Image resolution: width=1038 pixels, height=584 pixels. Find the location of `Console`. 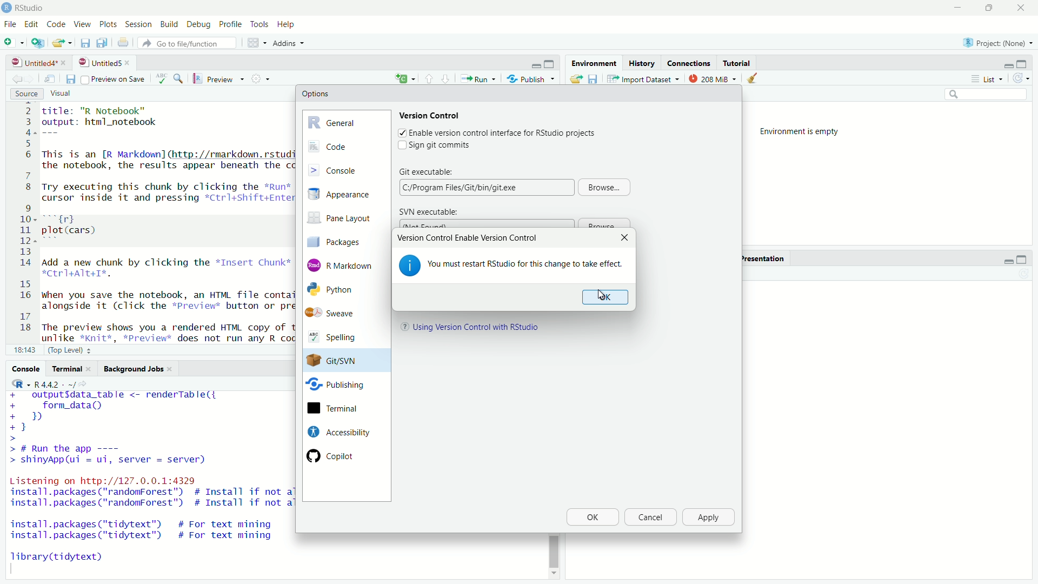

Console is located at coordinates (26, 368).